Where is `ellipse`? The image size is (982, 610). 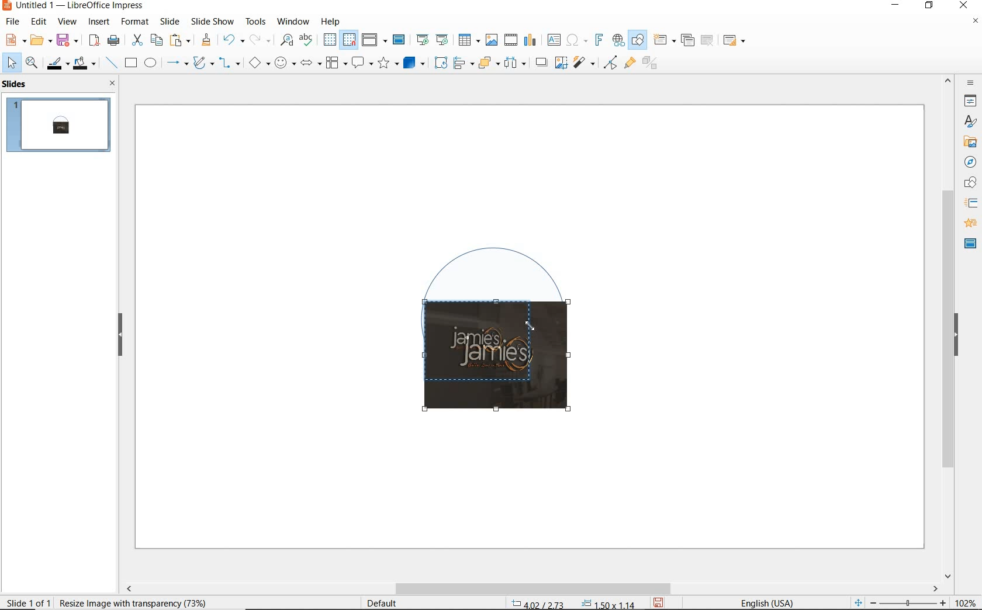 ellipse is located at coordinates (150, 64).